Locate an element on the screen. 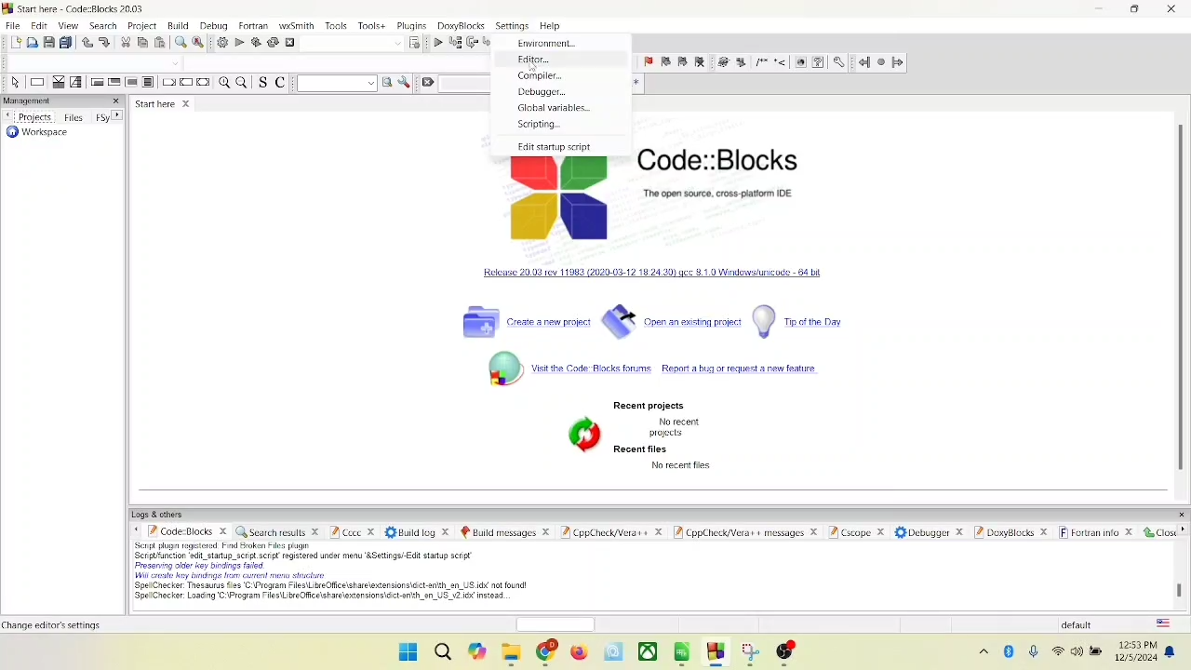 The width and height of the screenshot is (1191, 670). cppcheck/vera++ is located at coordinates (611, 531).